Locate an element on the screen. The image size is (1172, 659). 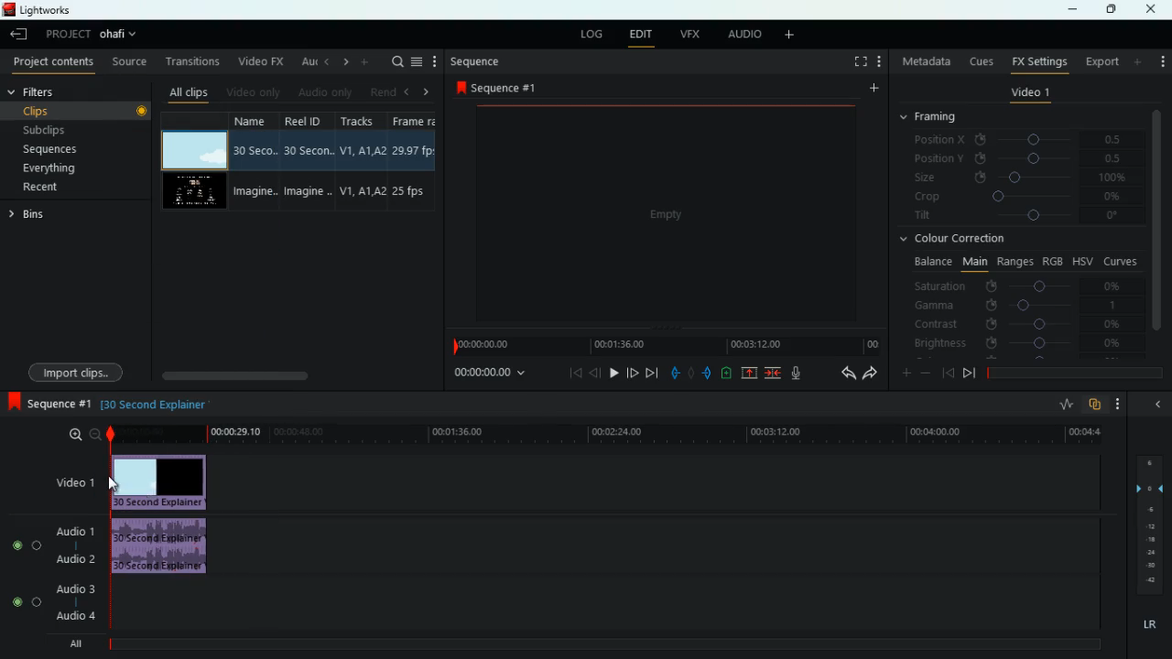
maximize is located at coordinates (1108, 10).